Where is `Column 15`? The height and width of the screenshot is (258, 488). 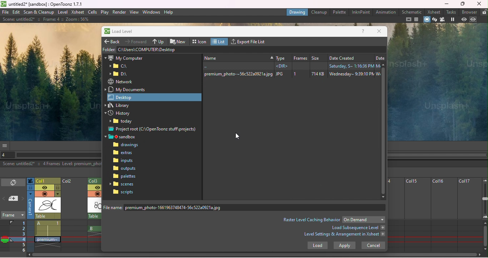
Column 15 is located at coordinates (416, 215).